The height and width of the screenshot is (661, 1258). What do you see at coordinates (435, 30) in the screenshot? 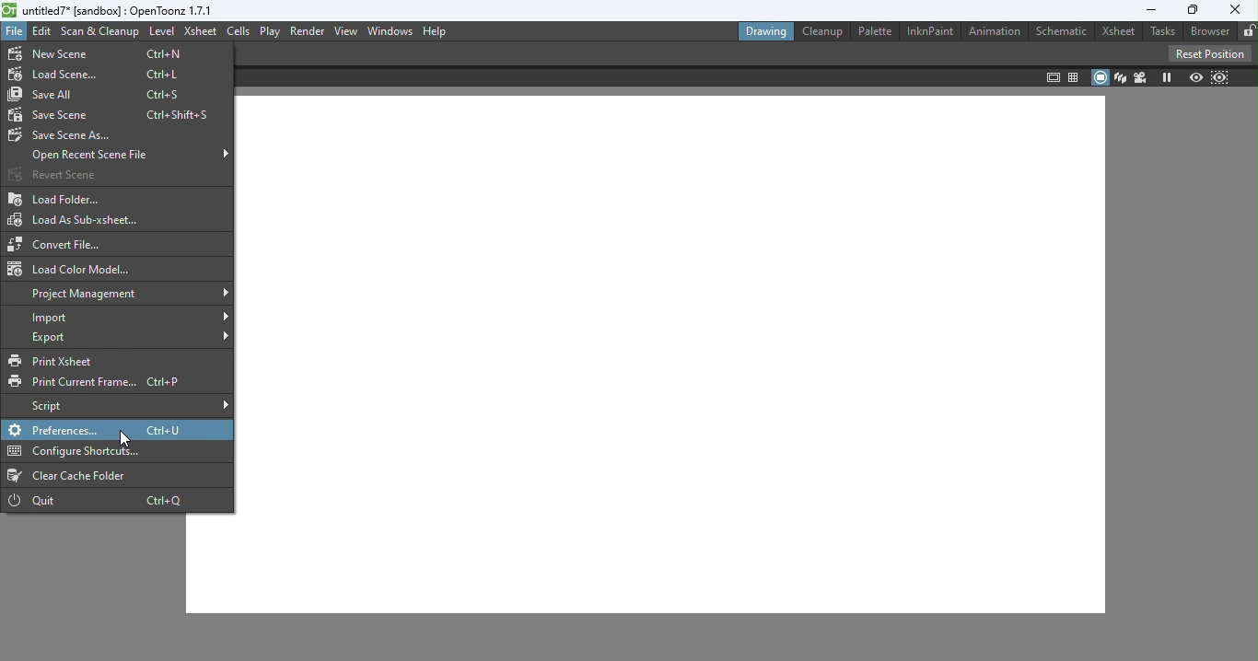
I see `Help` at bounding box center [435, 30].